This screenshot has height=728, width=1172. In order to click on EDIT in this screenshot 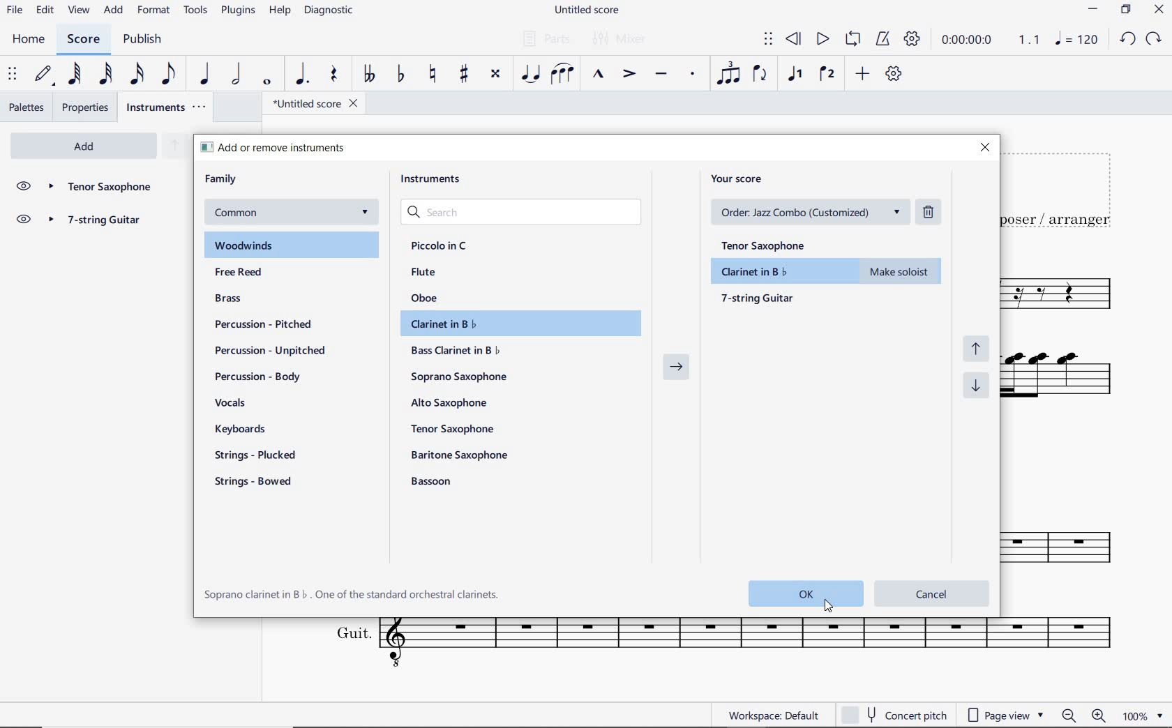, I will do `click(45, 10)`.